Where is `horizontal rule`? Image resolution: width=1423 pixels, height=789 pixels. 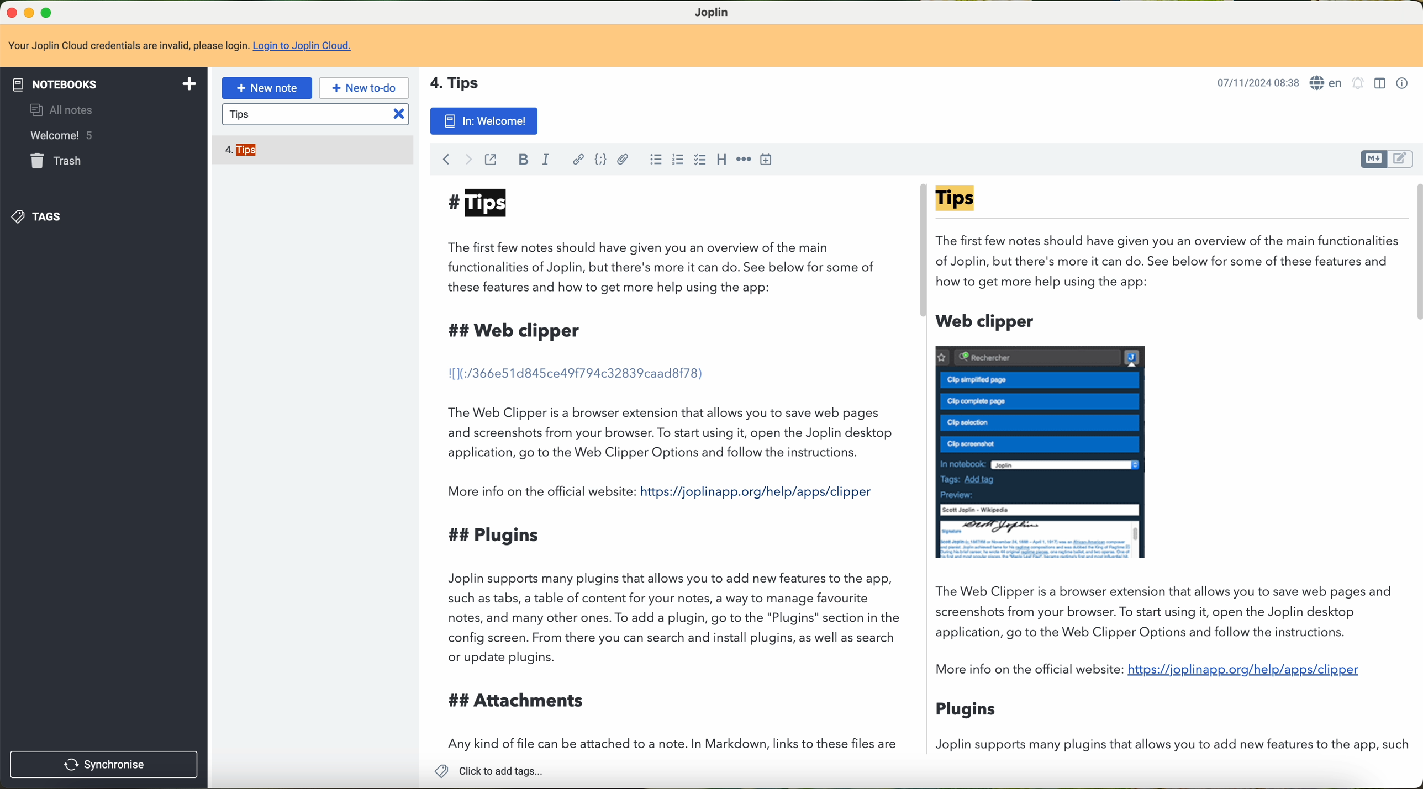 horizontal rule is located at coordinates (744, 160).